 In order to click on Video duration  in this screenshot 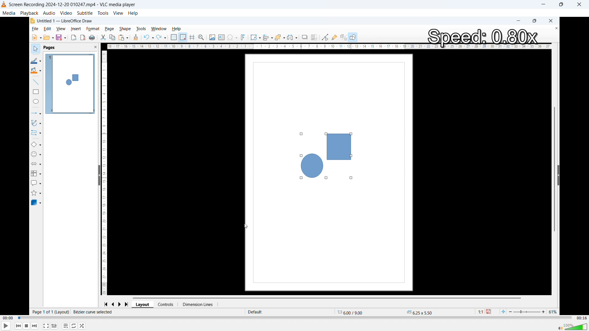, I will do `click(581, 318)`.